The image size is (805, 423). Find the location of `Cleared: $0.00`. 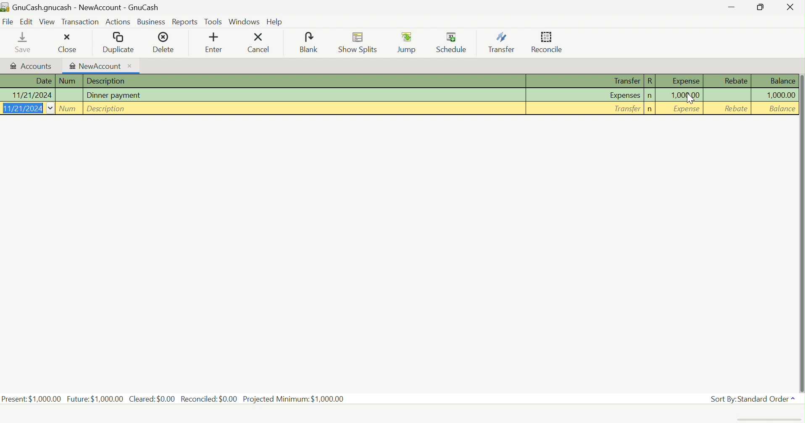

Cleared: $0.00 is located at coordinates (152, 399).